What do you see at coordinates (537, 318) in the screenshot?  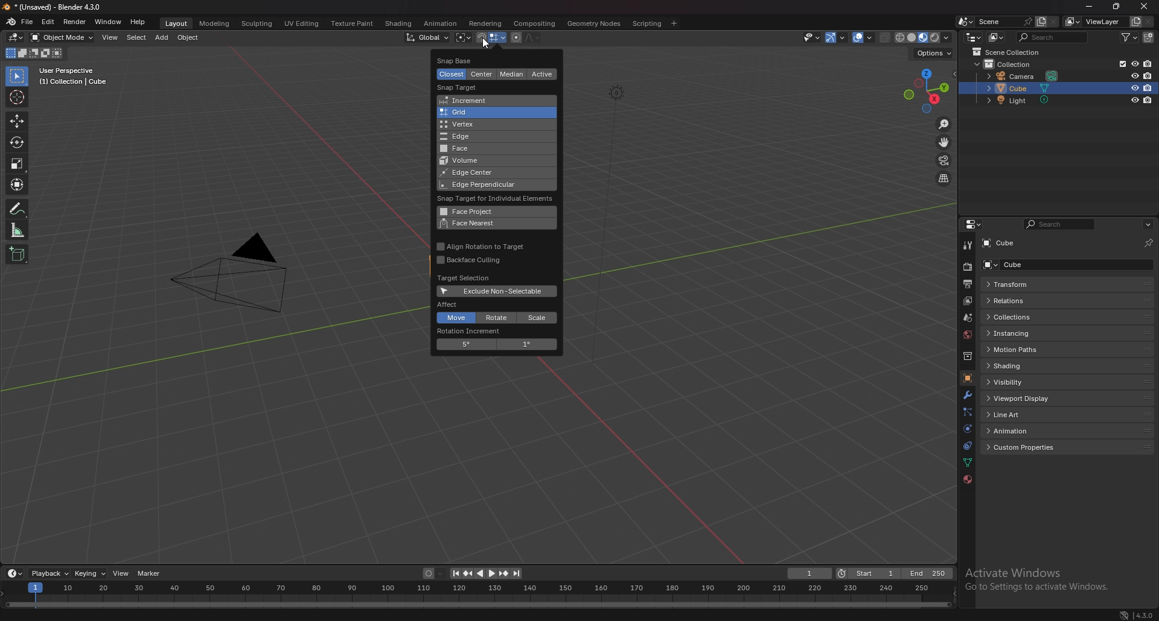 I see `scale` at bounding box center [537, 318].